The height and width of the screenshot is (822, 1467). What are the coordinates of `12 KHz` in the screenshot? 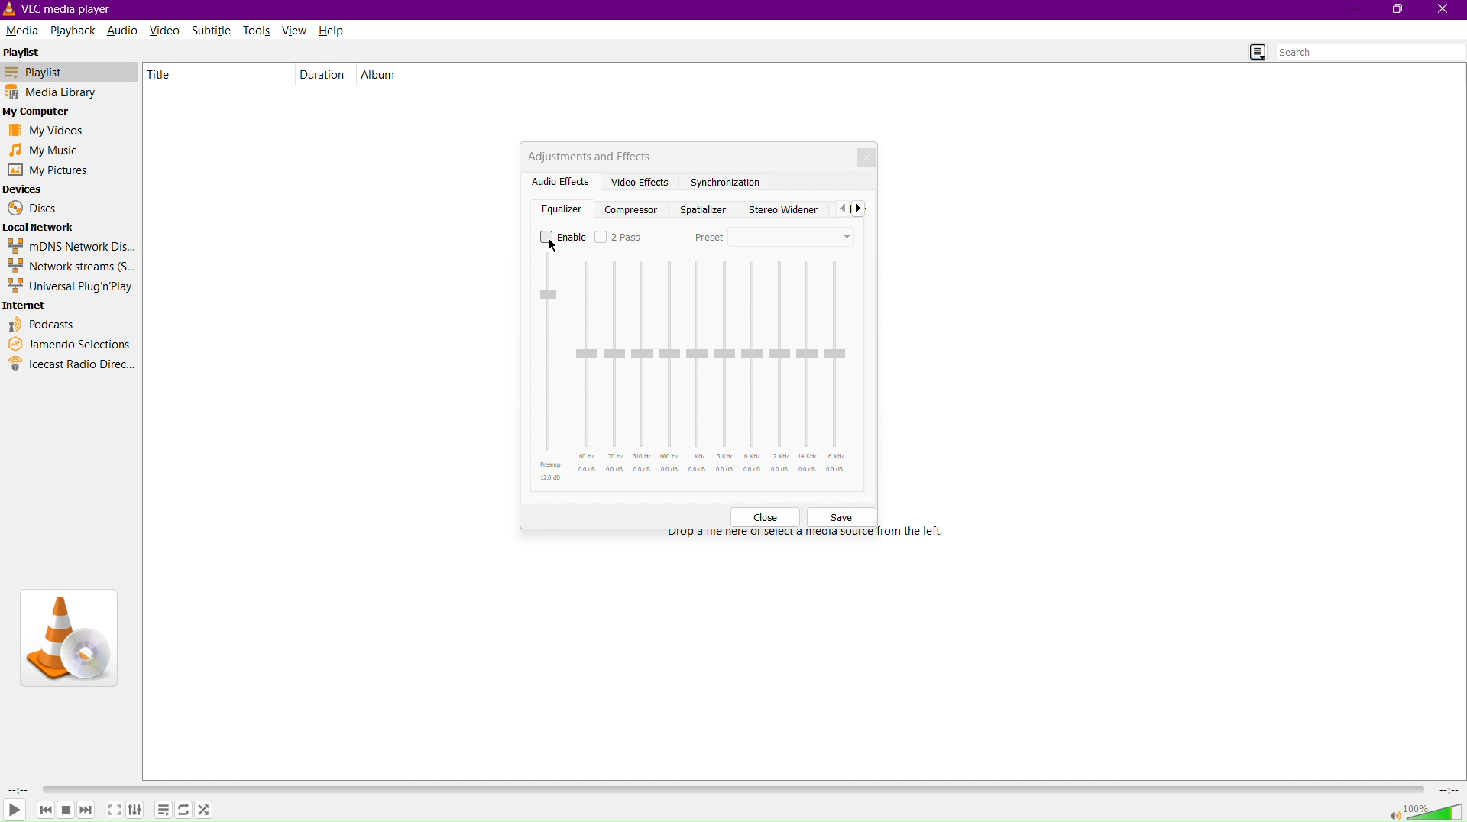 It's located at (778, 367).